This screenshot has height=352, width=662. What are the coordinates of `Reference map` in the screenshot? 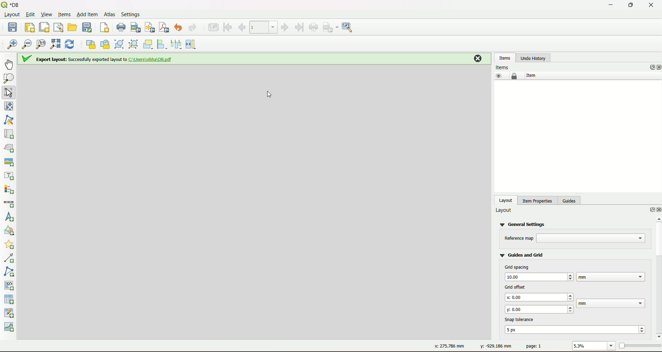 It's located at (519, 238).